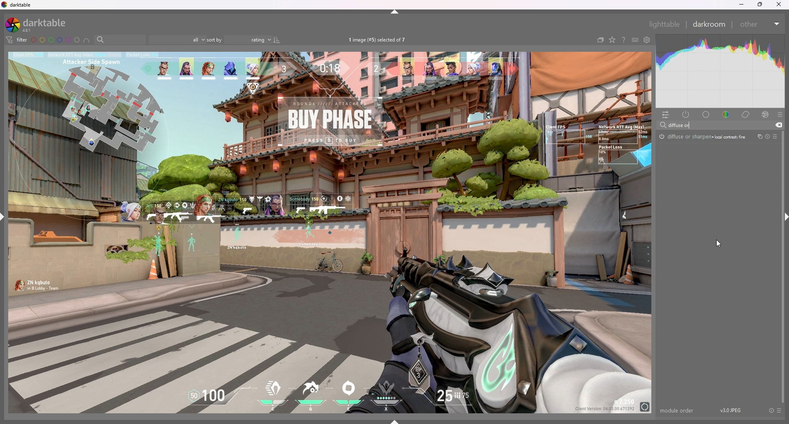  What do you see at coordinates (395, 12) in the screenshot?
I see `hide` at bounding box center [395, 12].